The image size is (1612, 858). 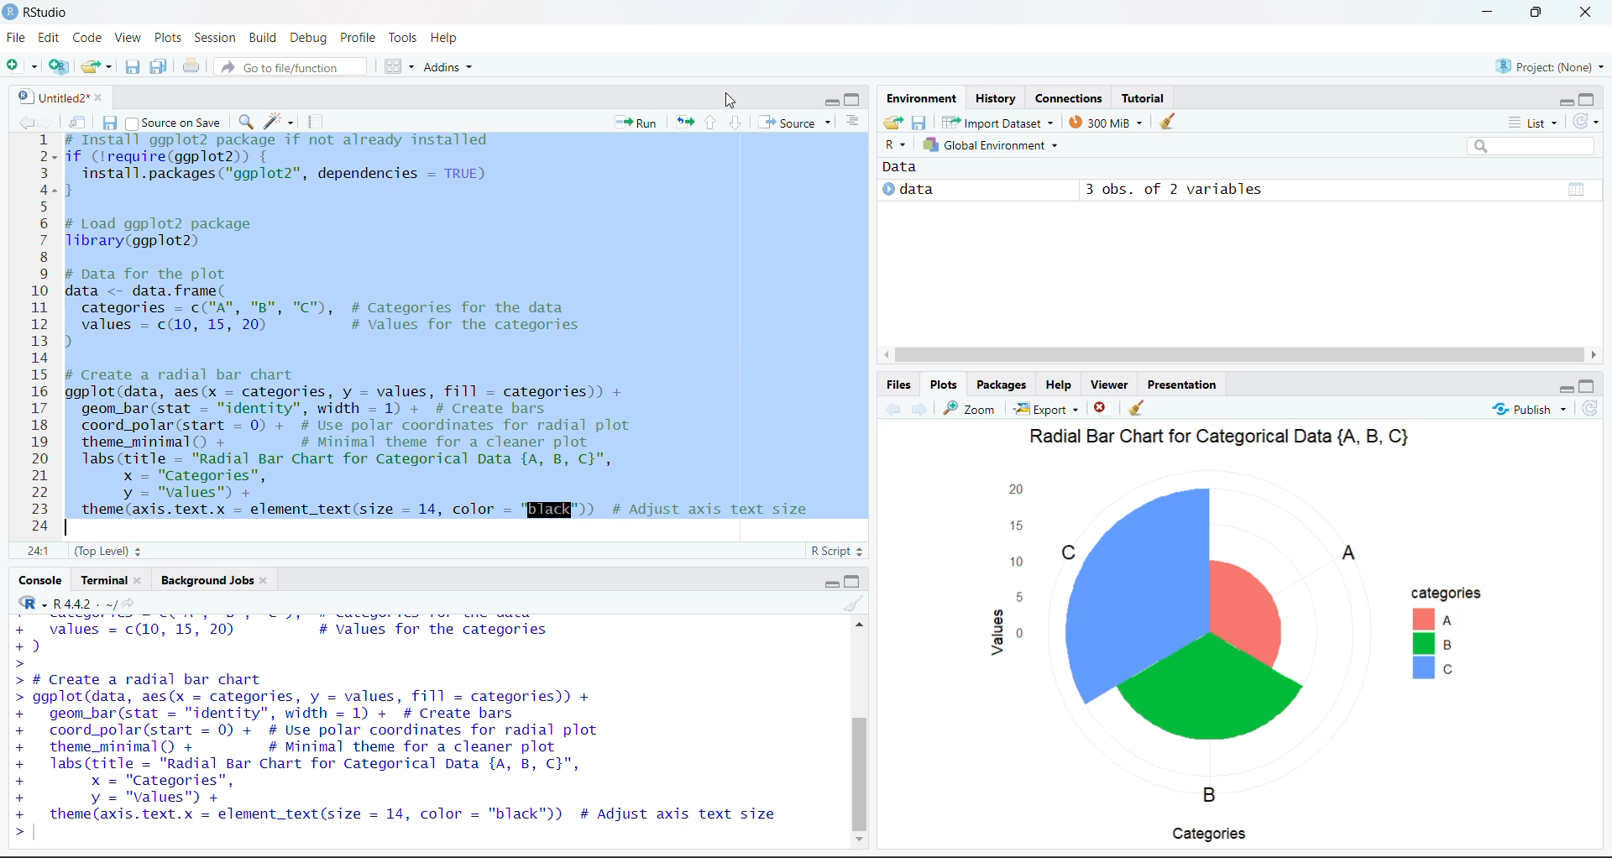 I want to click on Files, so click(x=900, y=386).